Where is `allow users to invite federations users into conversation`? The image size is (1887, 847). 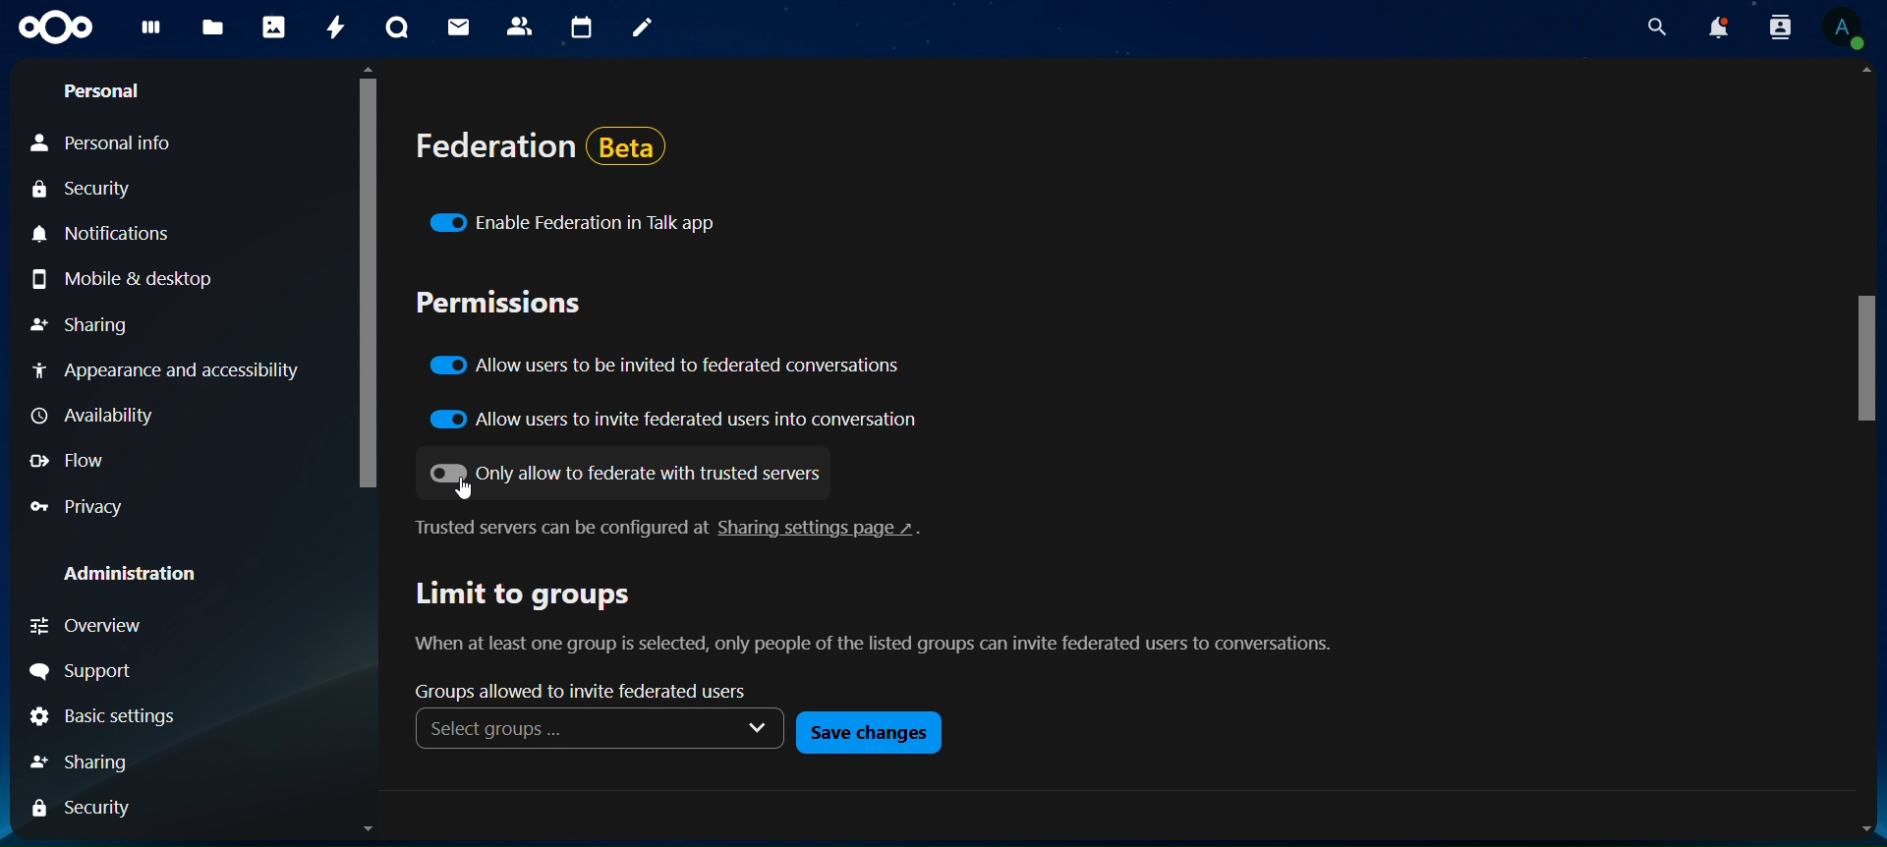 allow users to invite federations users into conversation is located at coordinates (682, 422).